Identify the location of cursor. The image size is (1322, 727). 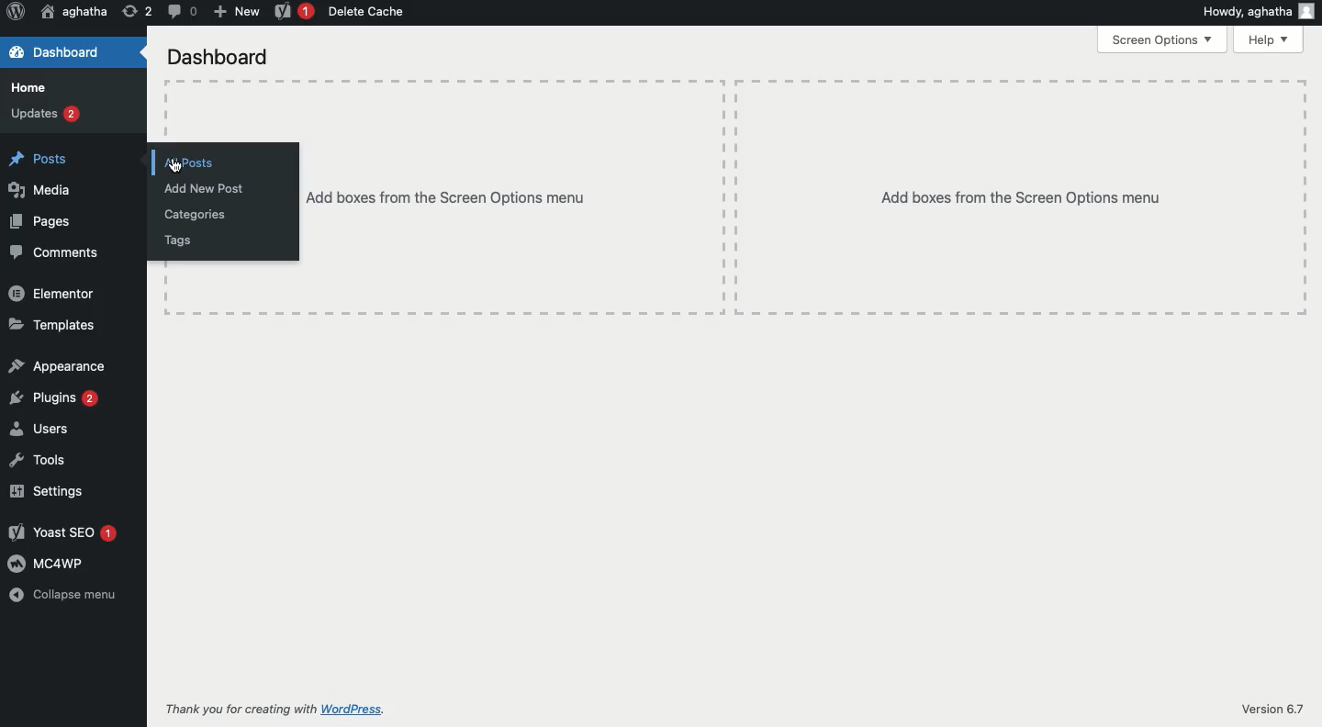
(173, 168).